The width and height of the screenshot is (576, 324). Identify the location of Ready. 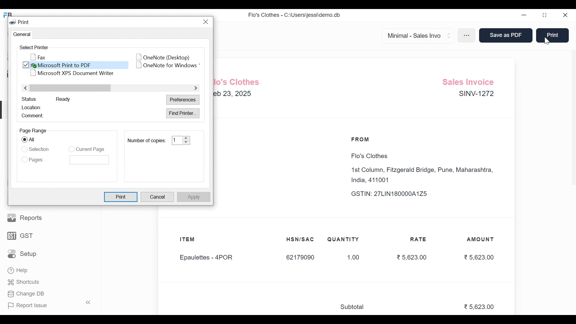
(63, 99).